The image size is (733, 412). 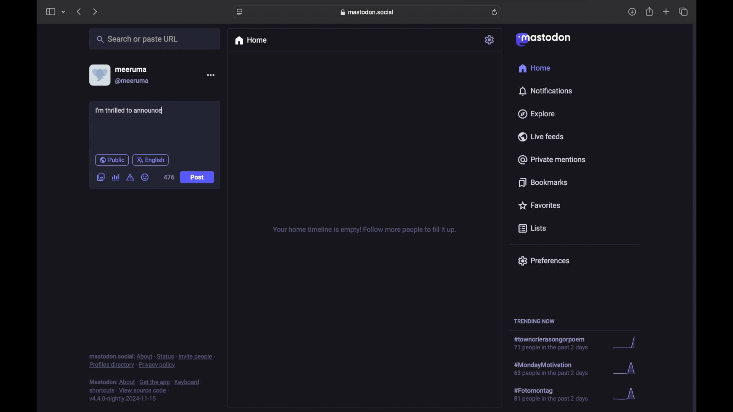 What do you see at coordinates (131, 177) in the screenshot?
I see `add content warning` at bounding box center [131, 177].